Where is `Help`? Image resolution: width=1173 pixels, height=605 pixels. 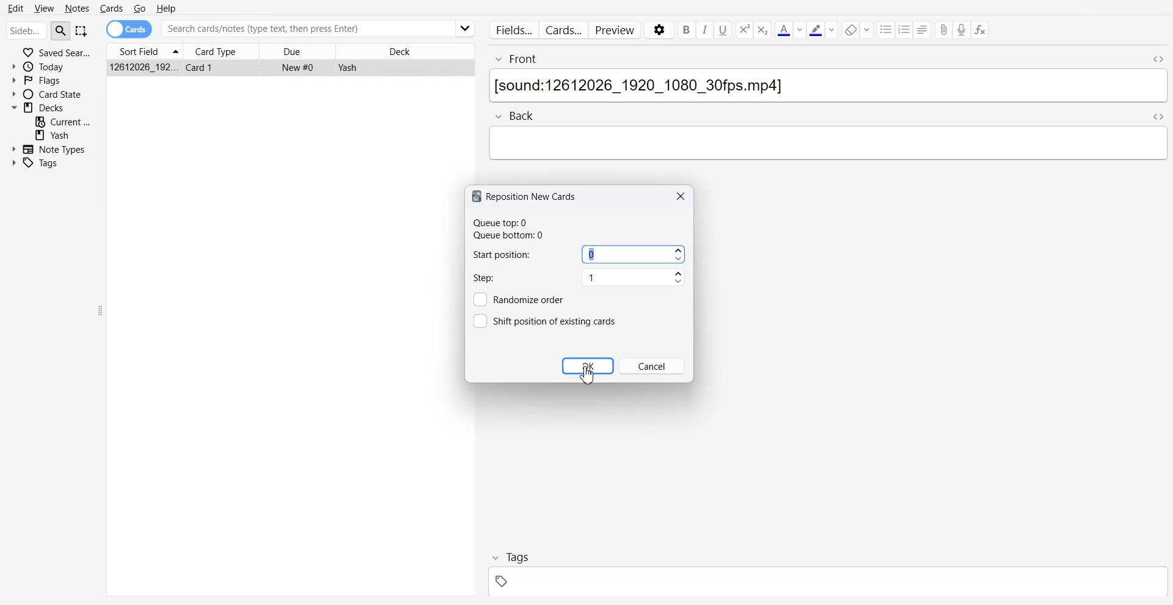 Help is located at coordinates (167, 7).